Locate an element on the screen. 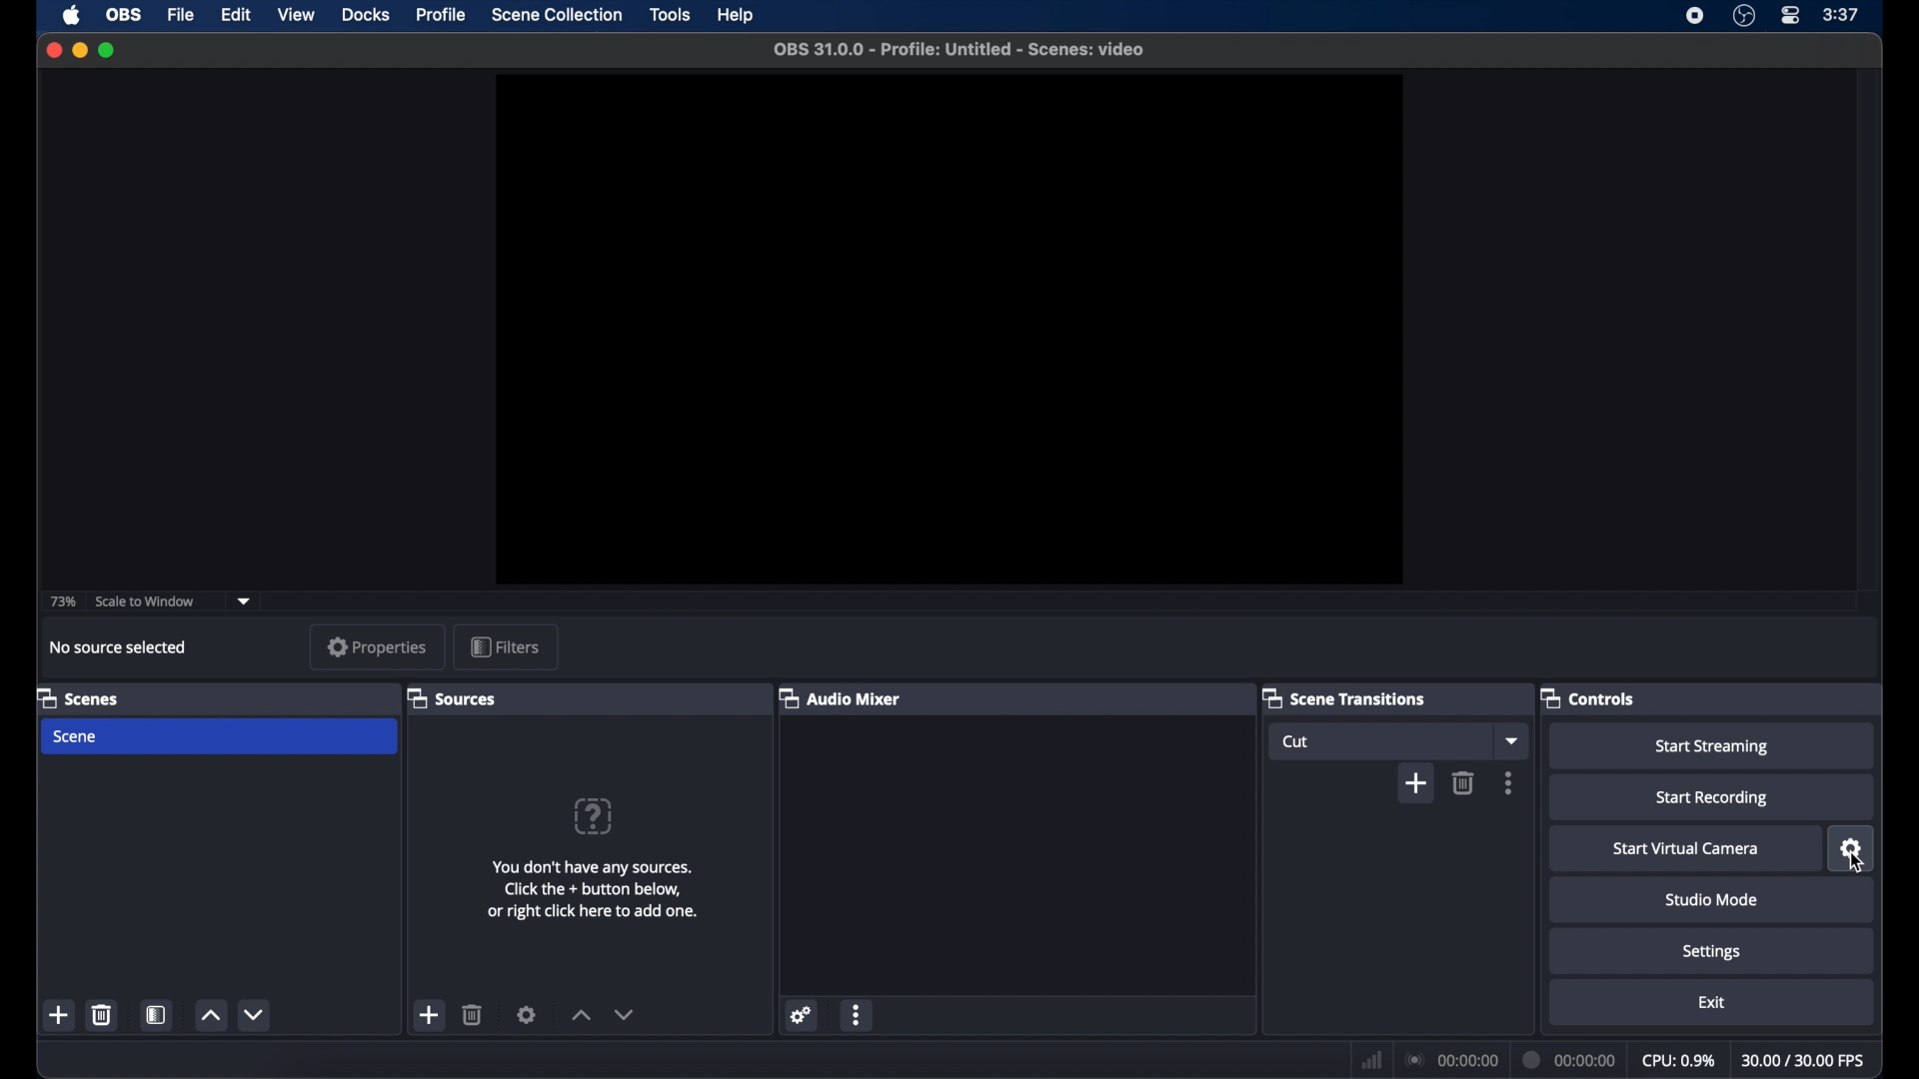 Image resolution: width=1919 pixels, height=1079 pixels. exit is located at coordinates (1711, 1002).